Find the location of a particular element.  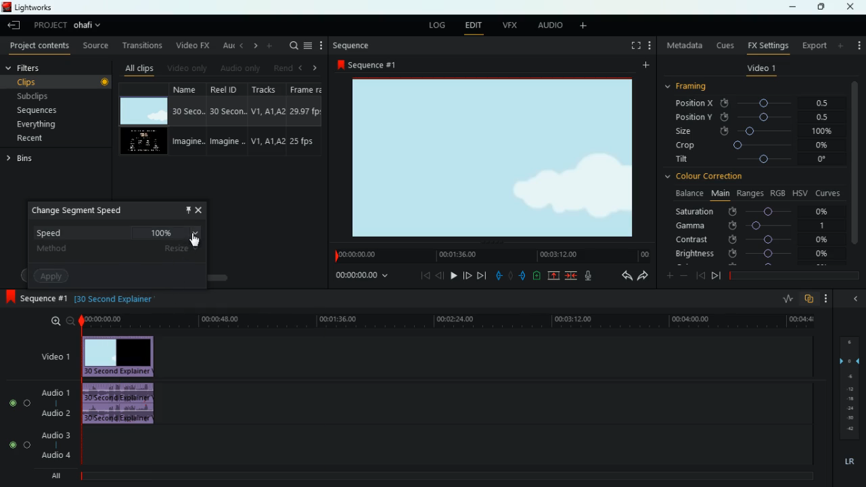

minus is located at coordinates (684, 275).